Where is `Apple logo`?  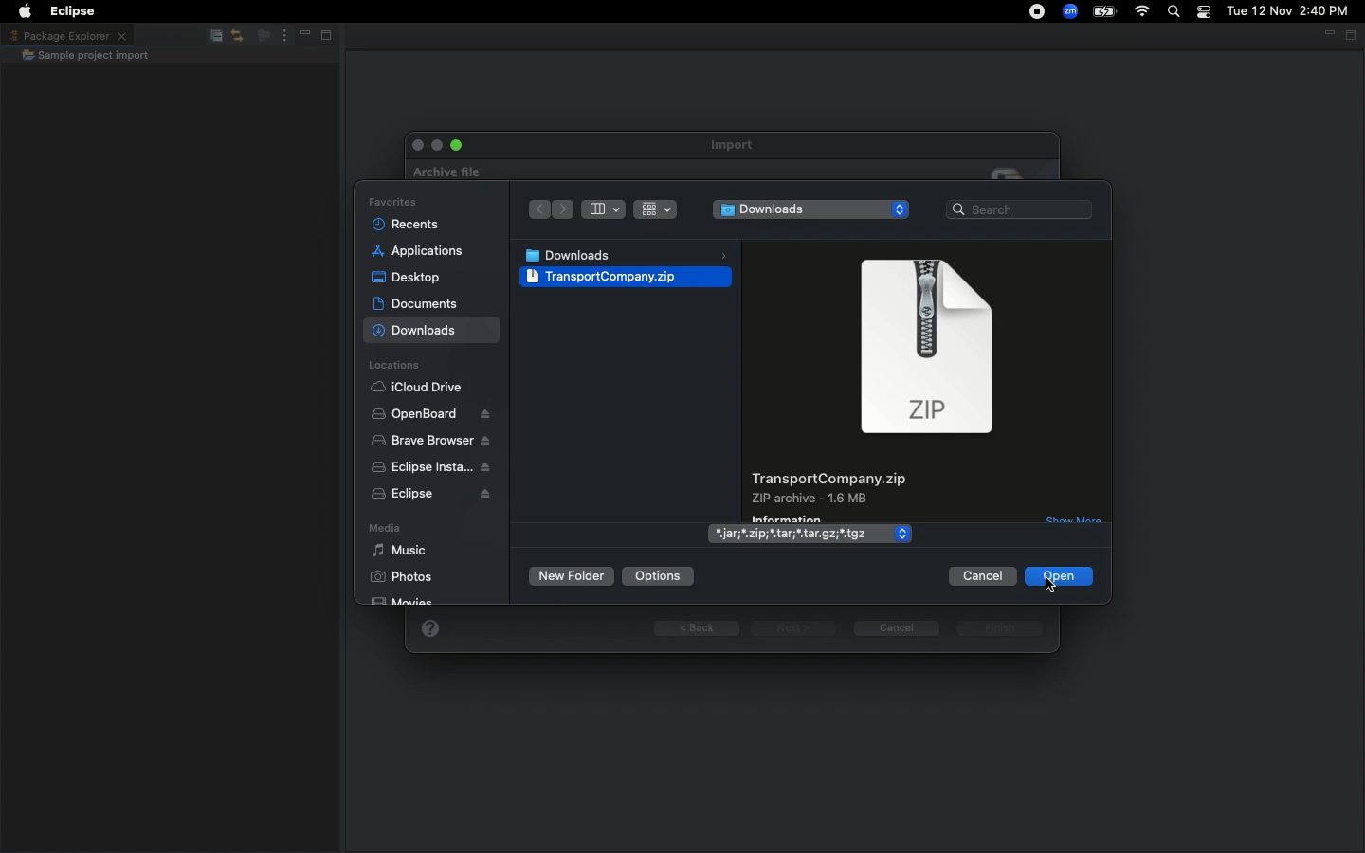 Apple logo is located at coordinates (25, 9).